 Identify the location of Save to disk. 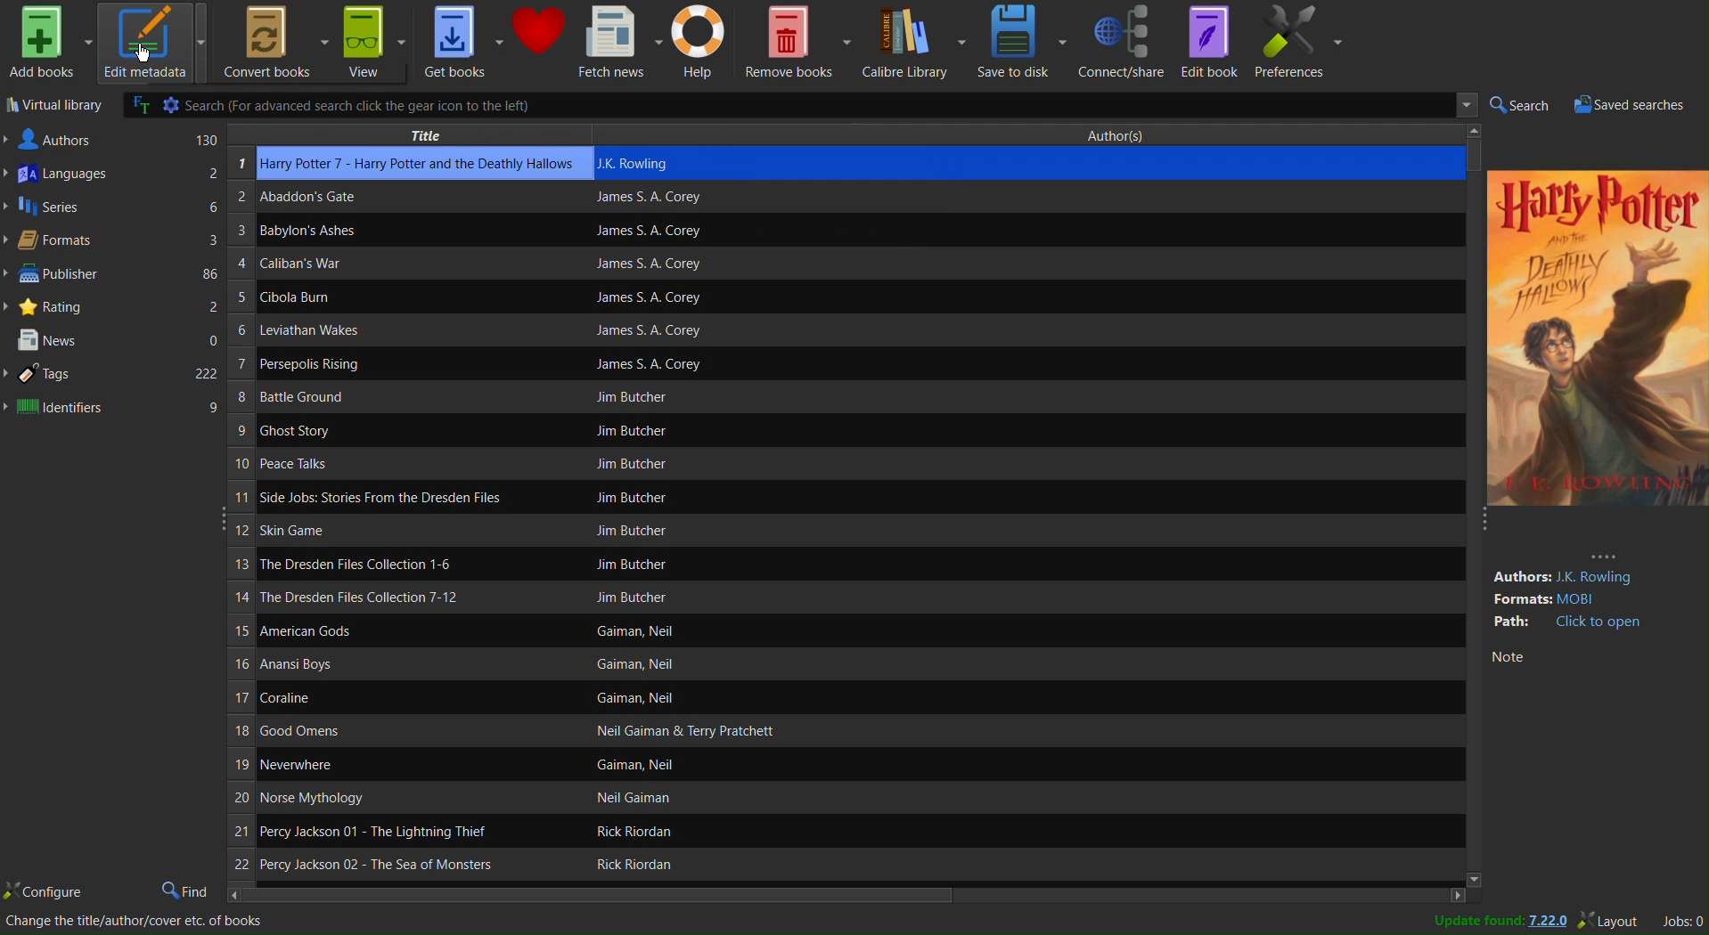
(1024, 42).